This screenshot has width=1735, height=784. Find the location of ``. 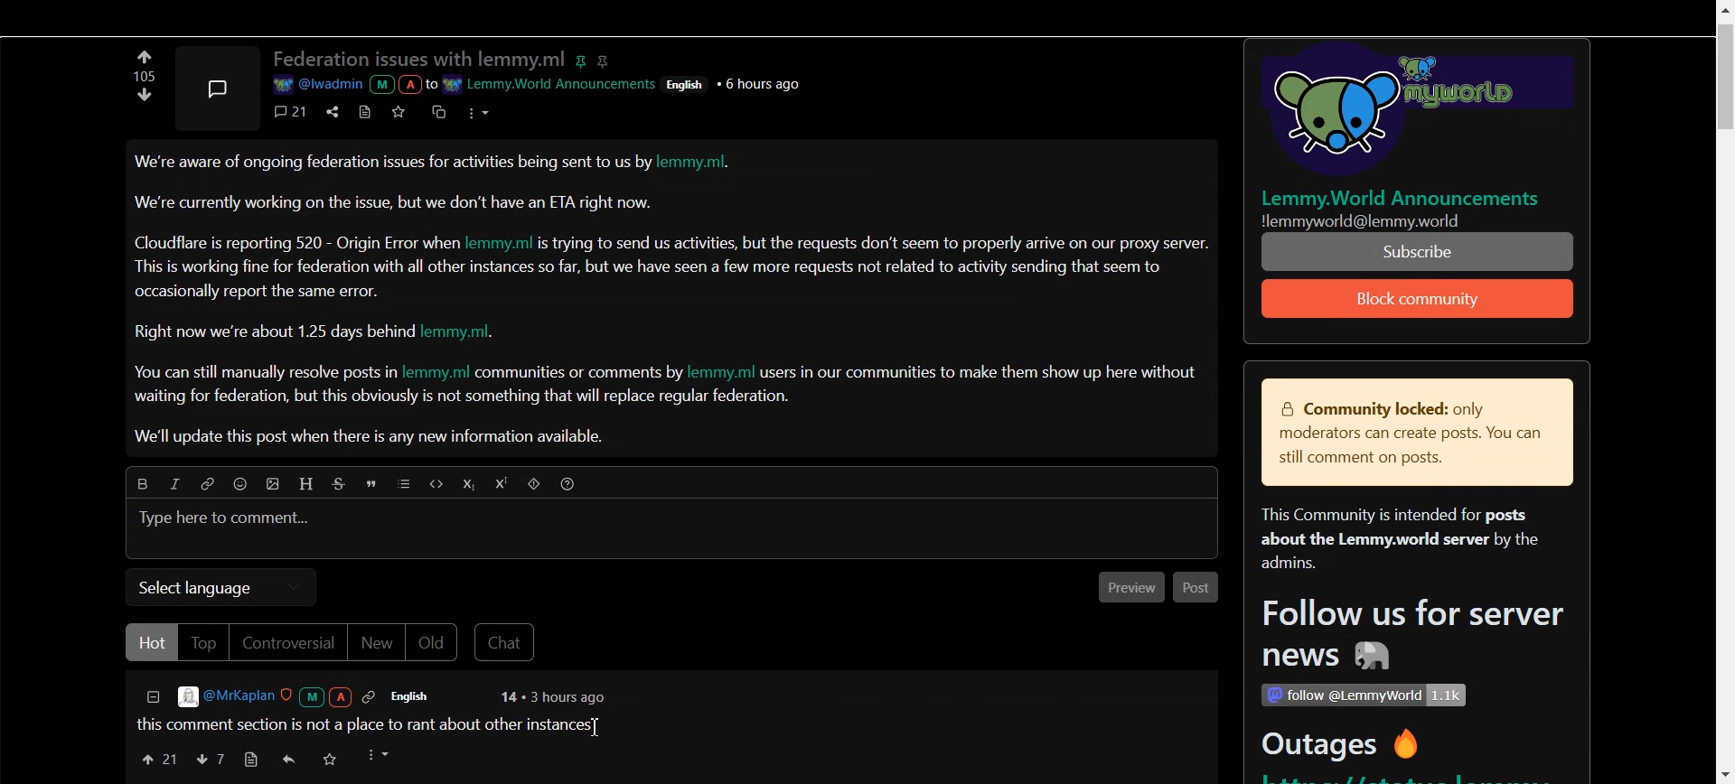

 is located at coordinates (764, 83).